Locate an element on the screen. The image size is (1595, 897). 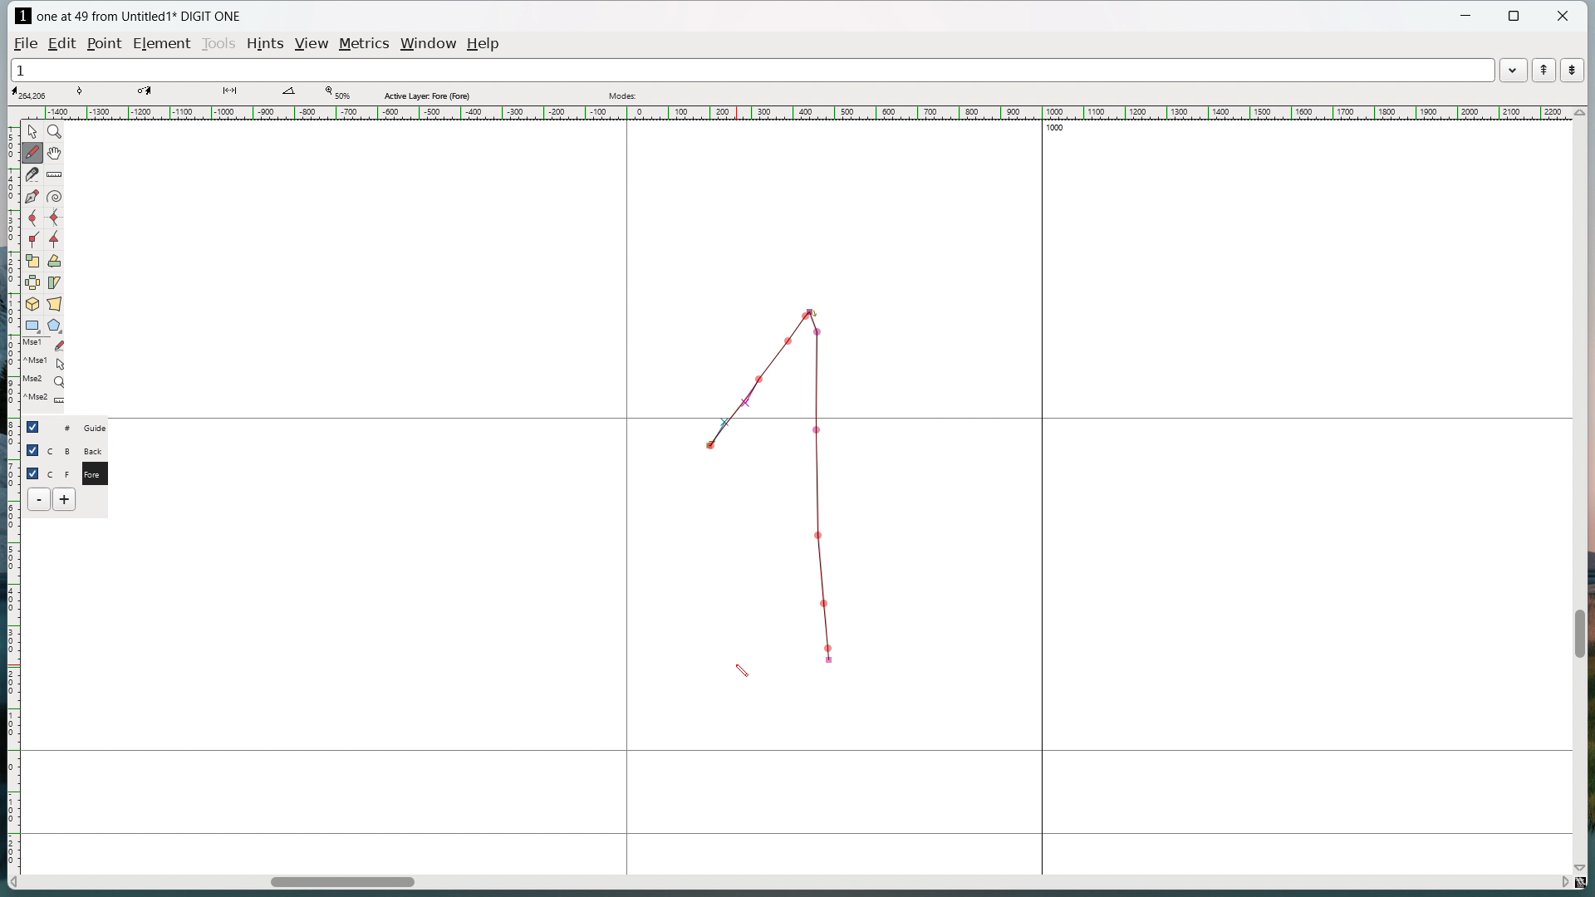
vertical scrollbar is located at coordinates (1578, 634).